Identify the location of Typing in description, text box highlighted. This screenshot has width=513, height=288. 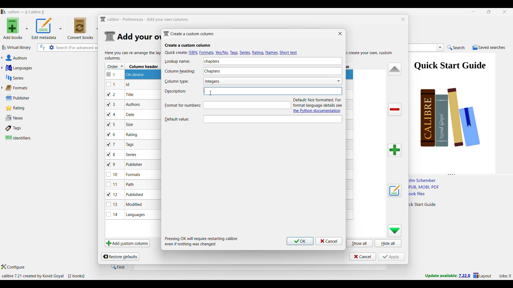
(248, 105).